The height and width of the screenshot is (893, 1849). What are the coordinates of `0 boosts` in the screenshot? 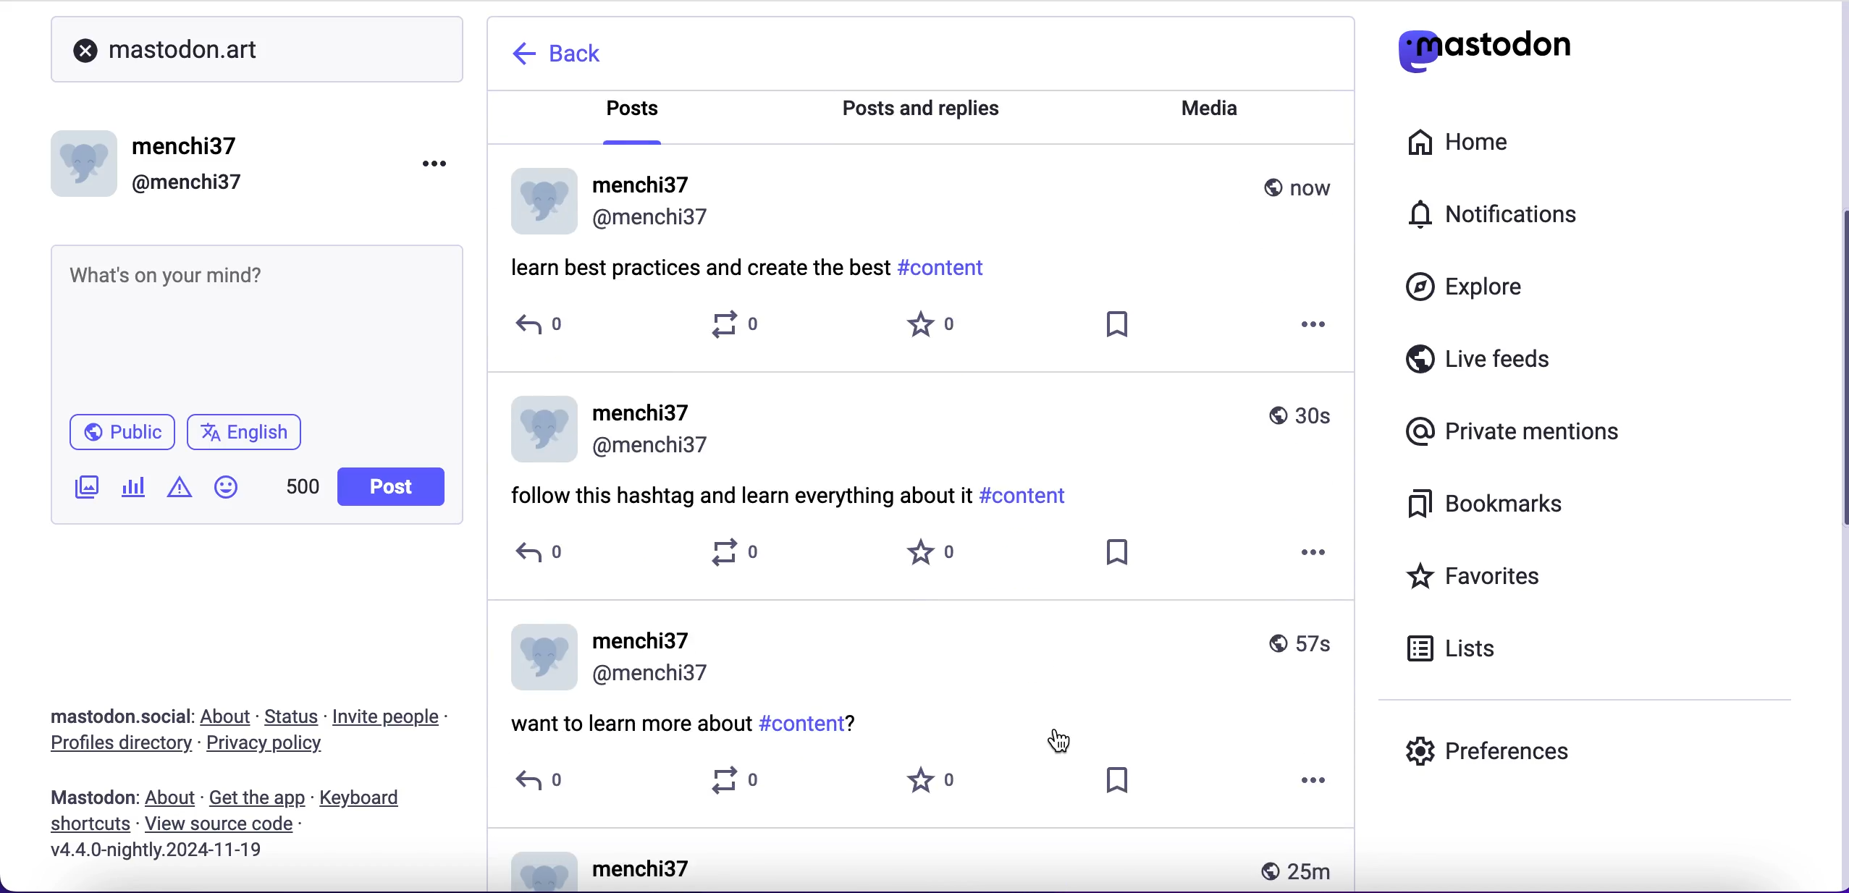 It's located at (734, 327).